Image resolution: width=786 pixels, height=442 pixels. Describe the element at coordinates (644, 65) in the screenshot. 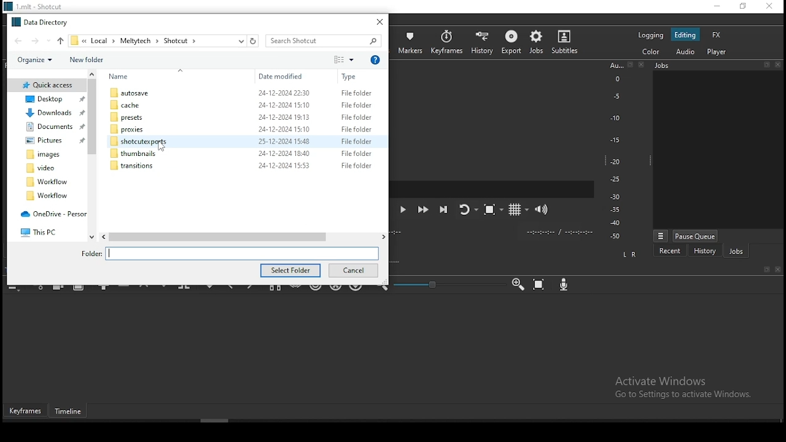

I see `close` at that location.